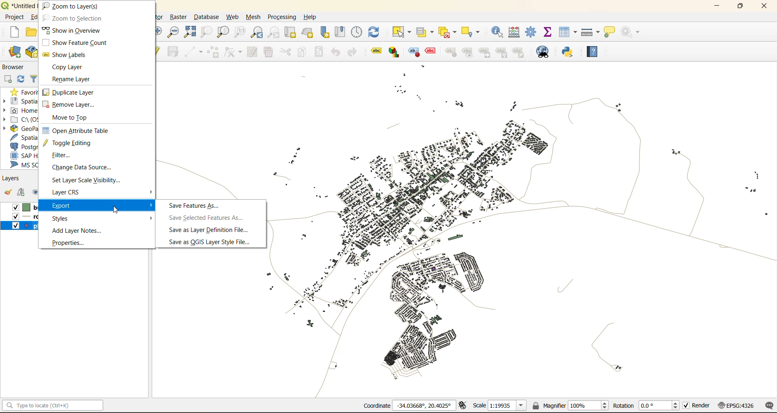 This screenshot has height=413, width=777. I want to click on cursor, so click(118, 211).